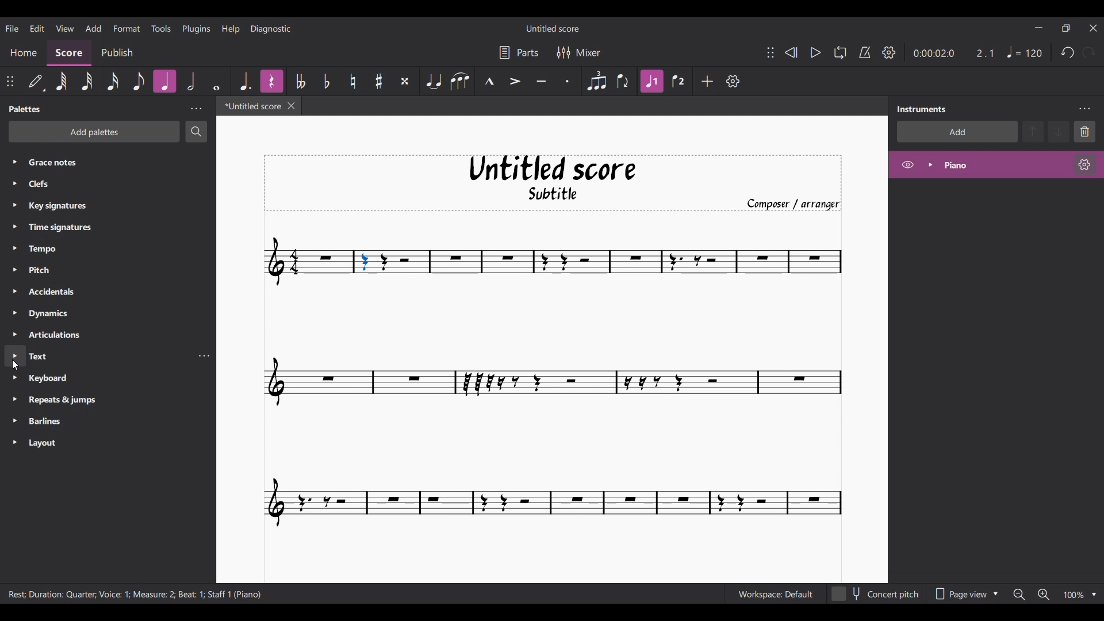  Describe the element at coordinates (12, 28) in the screenshot. I see `File menu` at that location.